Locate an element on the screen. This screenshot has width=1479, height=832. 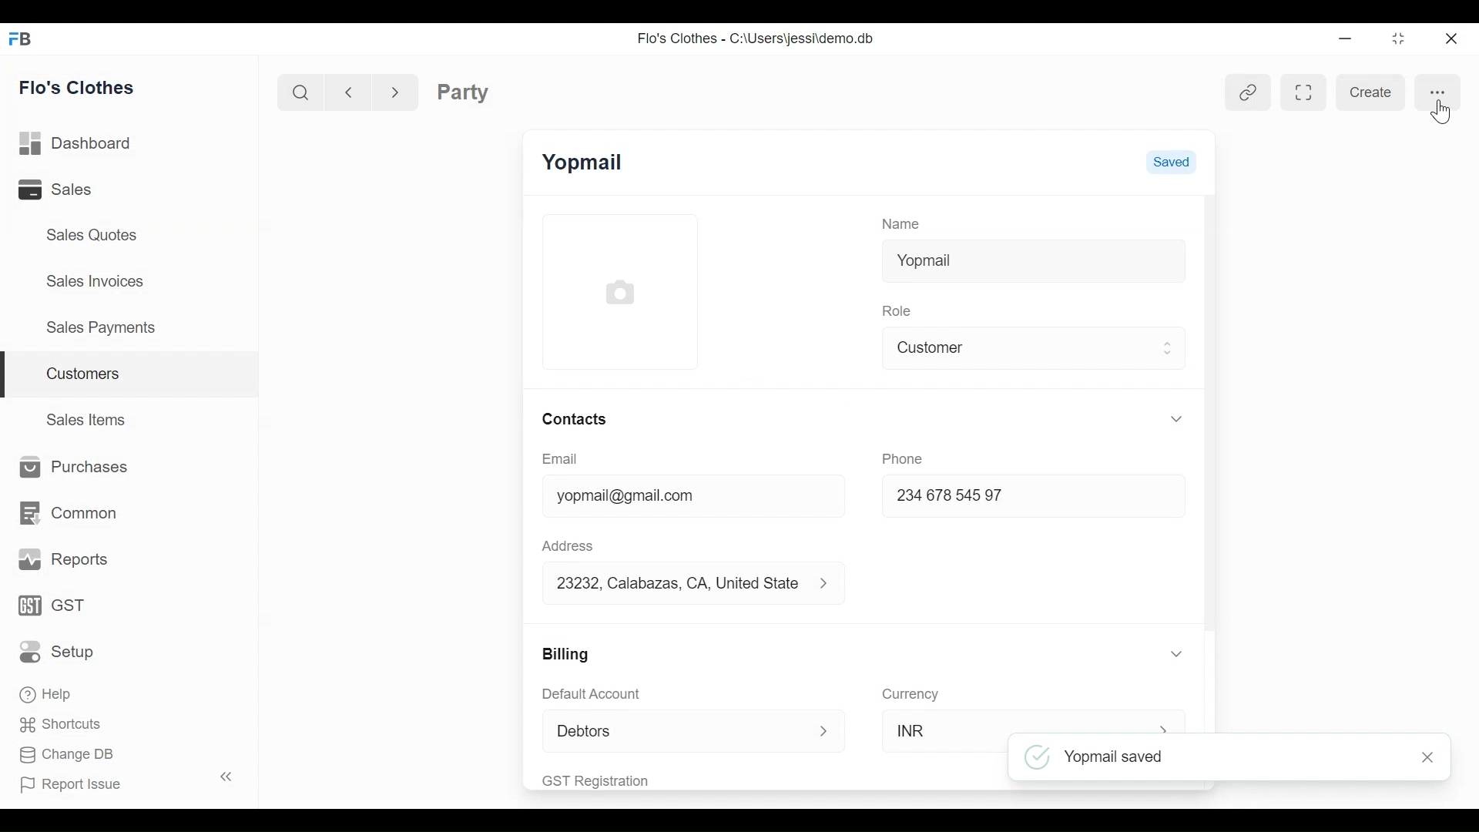
Party is located at coordinates (463, 92).